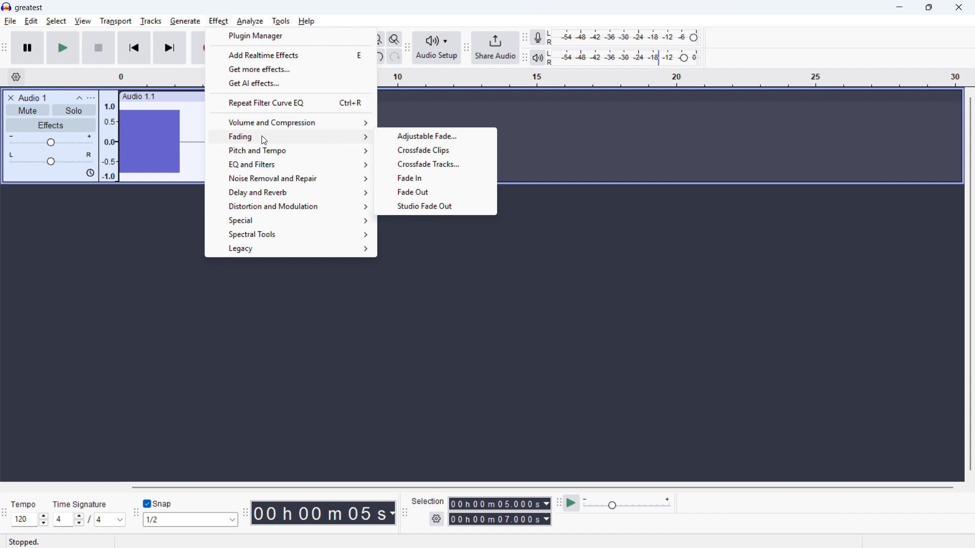 The height and width of the screenshot is (548, 975). Describe the element at coordinates (537, 38) in the screenshot. I see `Recording metre ` at that location.